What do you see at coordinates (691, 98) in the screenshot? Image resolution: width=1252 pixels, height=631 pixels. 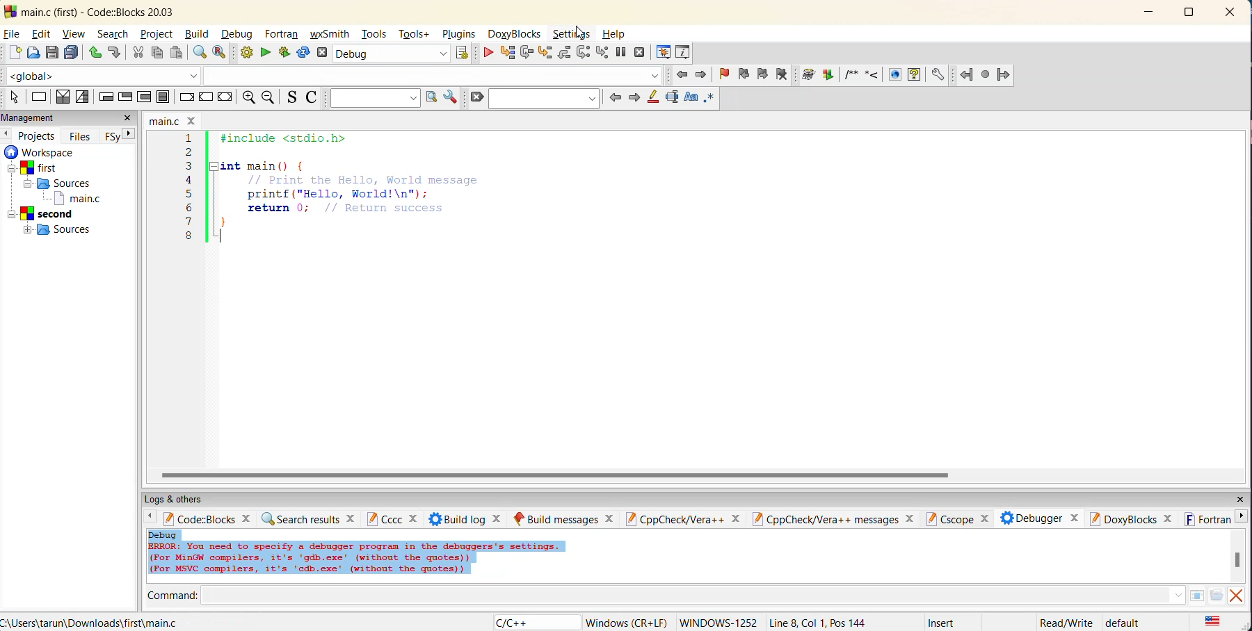 I see `match case` at bounding box center [691, 98].